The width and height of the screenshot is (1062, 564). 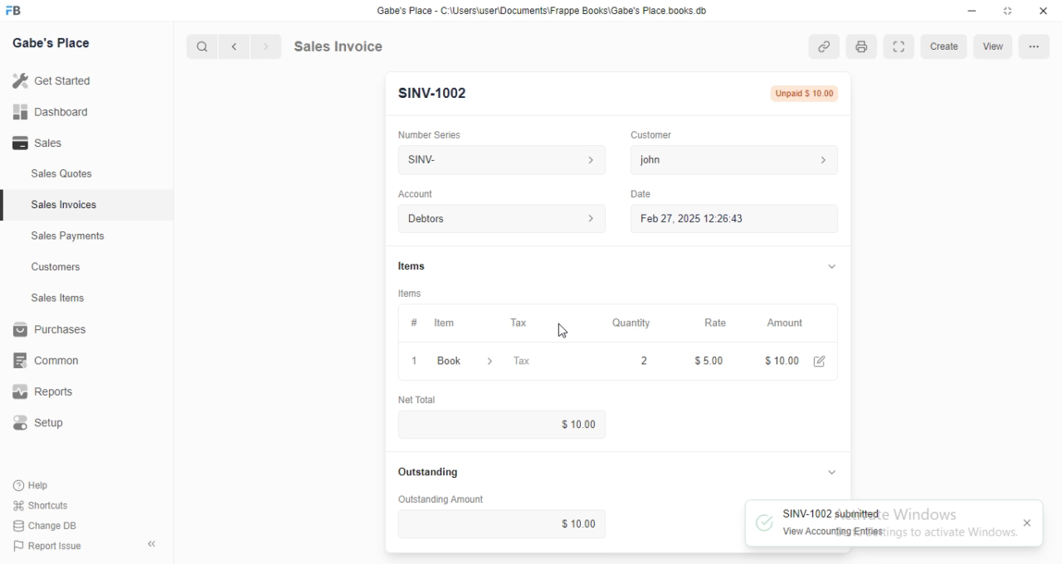 What do you see at coordinates (544, 362) in the screenshot?
I see `Tax` at bounding box center [544, 362].